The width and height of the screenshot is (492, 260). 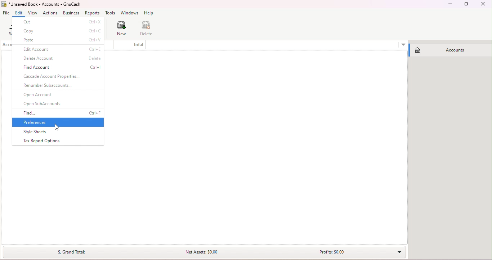 What do you see at coordinates (149, 12) in the screenshot?
I see `Help` at bounding box center [149, 12].